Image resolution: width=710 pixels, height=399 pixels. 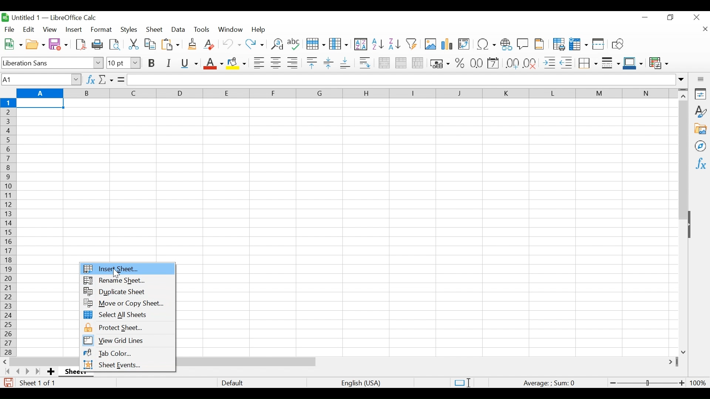 What do you see at coordinates (578, 44) in the screenshot?
I see `Freeze Rows and Columns` at bounding box center [578, 44].